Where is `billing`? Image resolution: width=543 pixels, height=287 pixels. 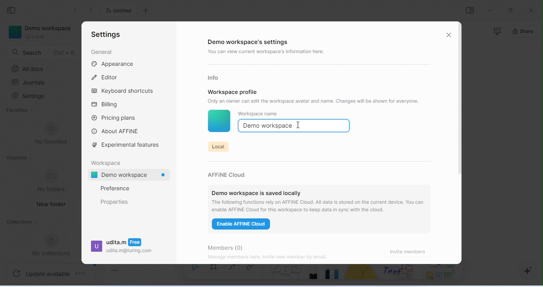
billing is located at coordinates (107, 105).